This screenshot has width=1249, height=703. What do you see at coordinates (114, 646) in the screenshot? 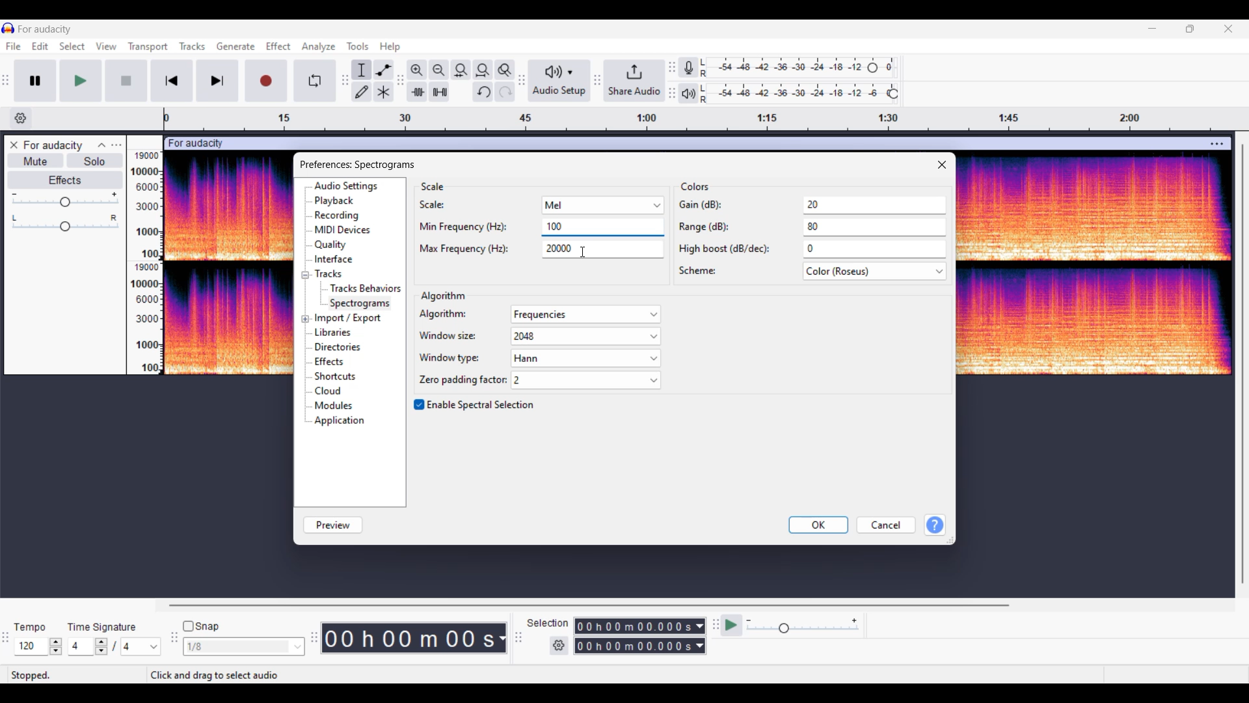
I see `Time signature settings` at bounding box center [114, 646].